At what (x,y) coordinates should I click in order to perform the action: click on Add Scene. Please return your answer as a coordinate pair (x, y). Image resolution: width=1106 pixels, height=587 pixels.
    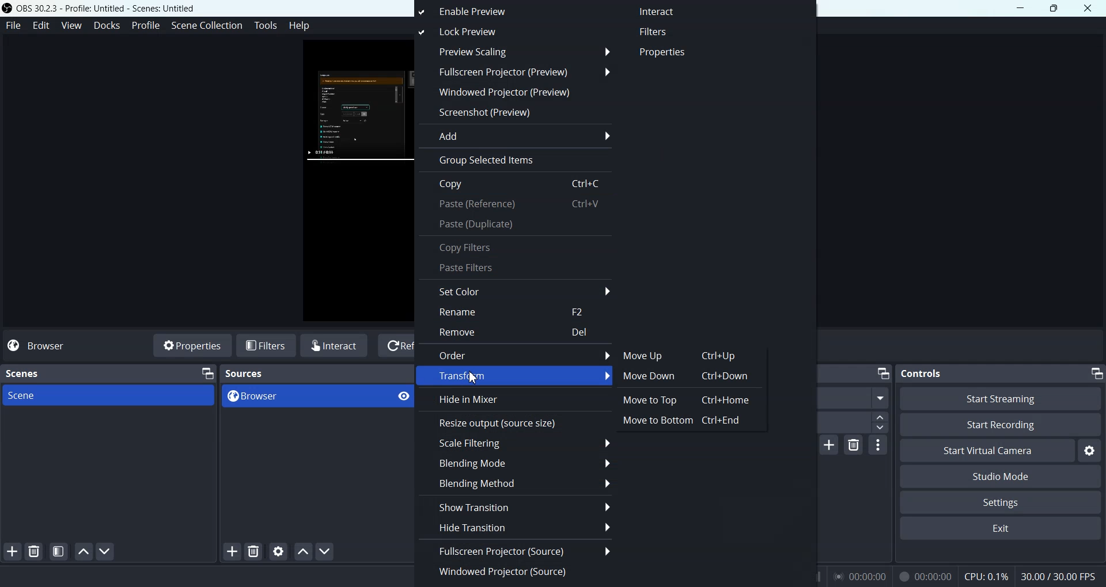
    Looking at the image, I should click on (13, 552).